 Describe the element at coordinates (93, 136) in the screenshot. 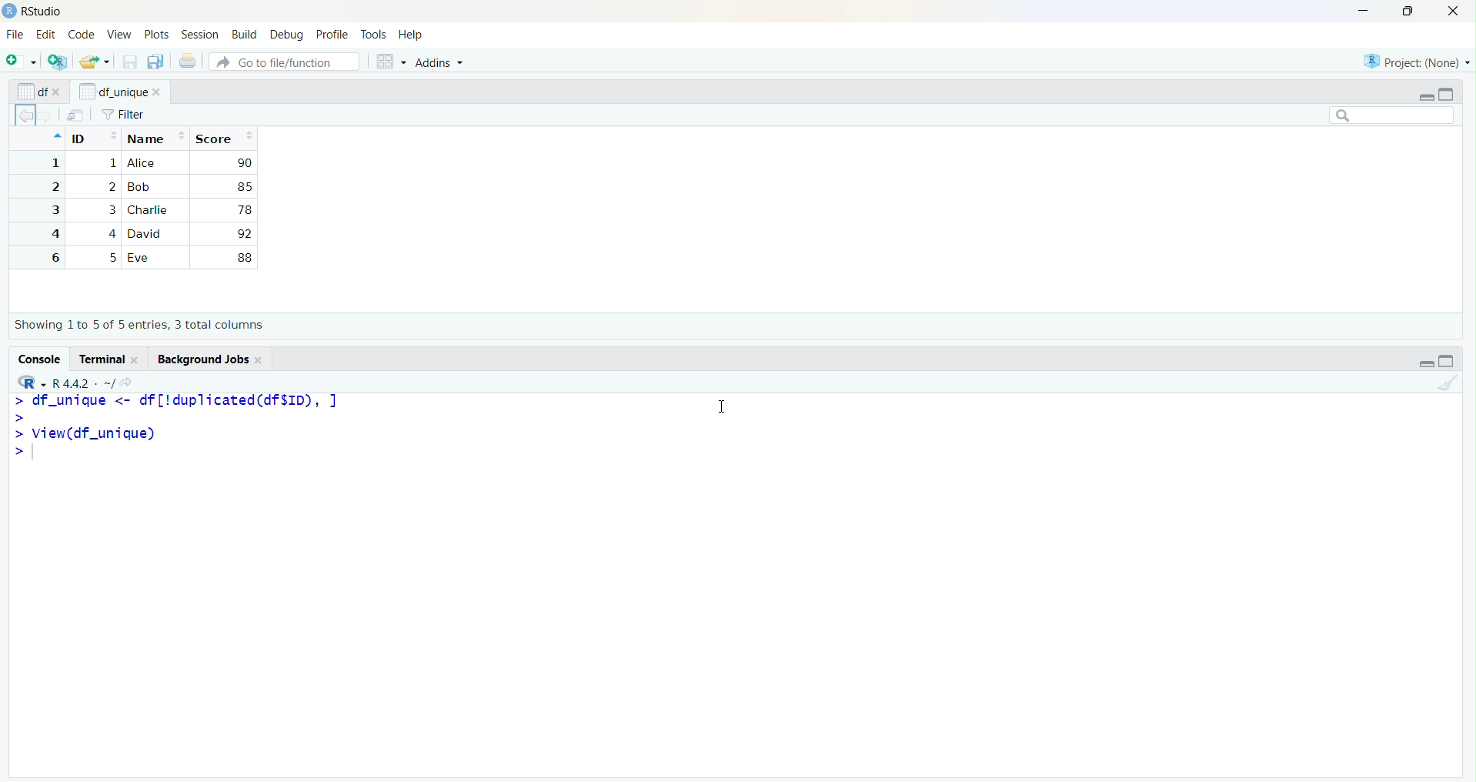

I see `ID` at that location.